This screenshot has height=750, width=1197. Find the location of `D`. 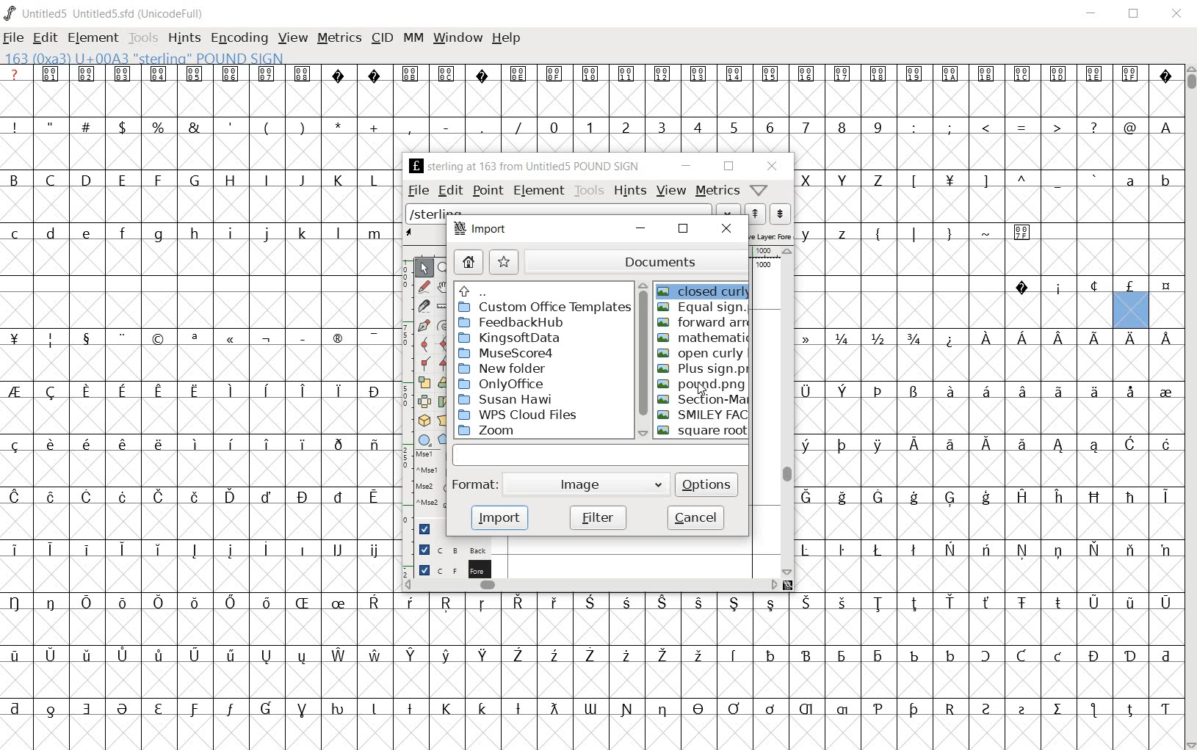

D is located at coordinates (85, 179).